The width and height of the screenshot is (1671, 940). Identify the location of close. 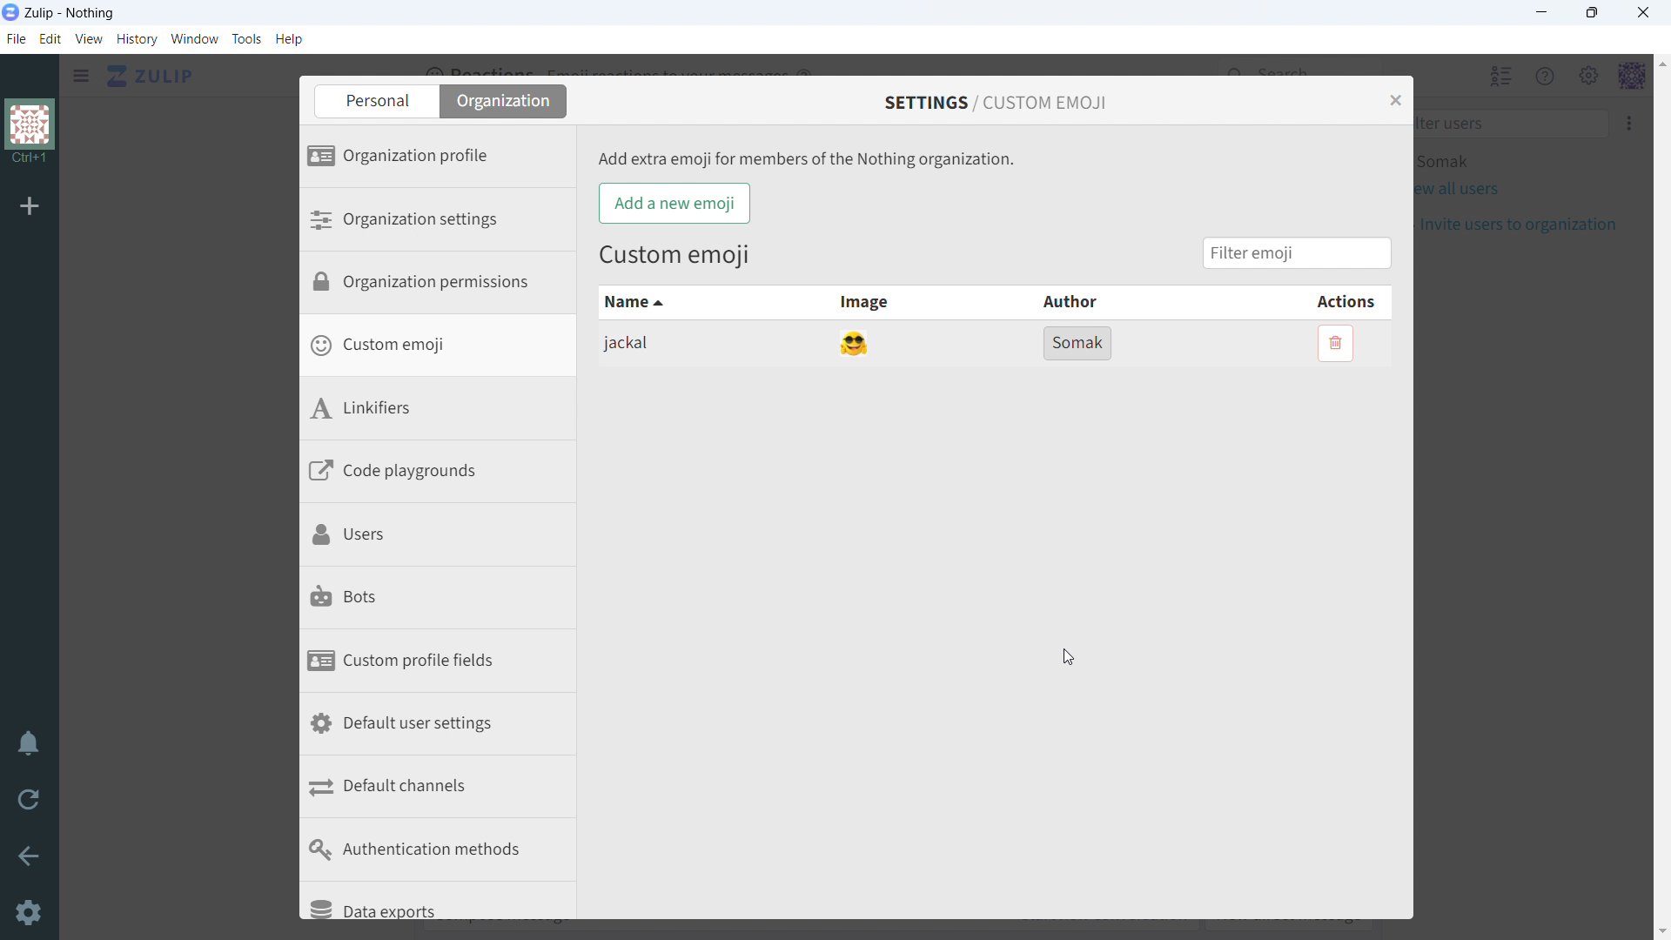
(1403, 98).